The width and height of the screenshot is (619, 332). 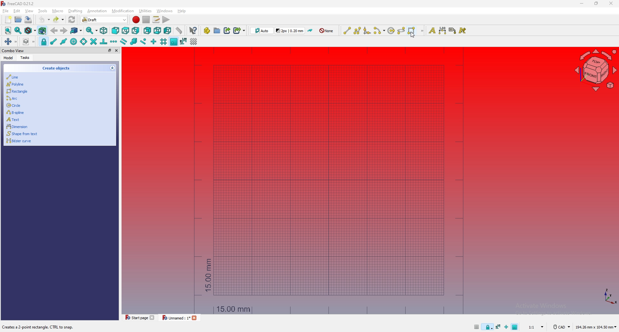 What do you see at coordinates (59, 19) in the screenshot?
I see `redo` at bounding box center [59, 19].